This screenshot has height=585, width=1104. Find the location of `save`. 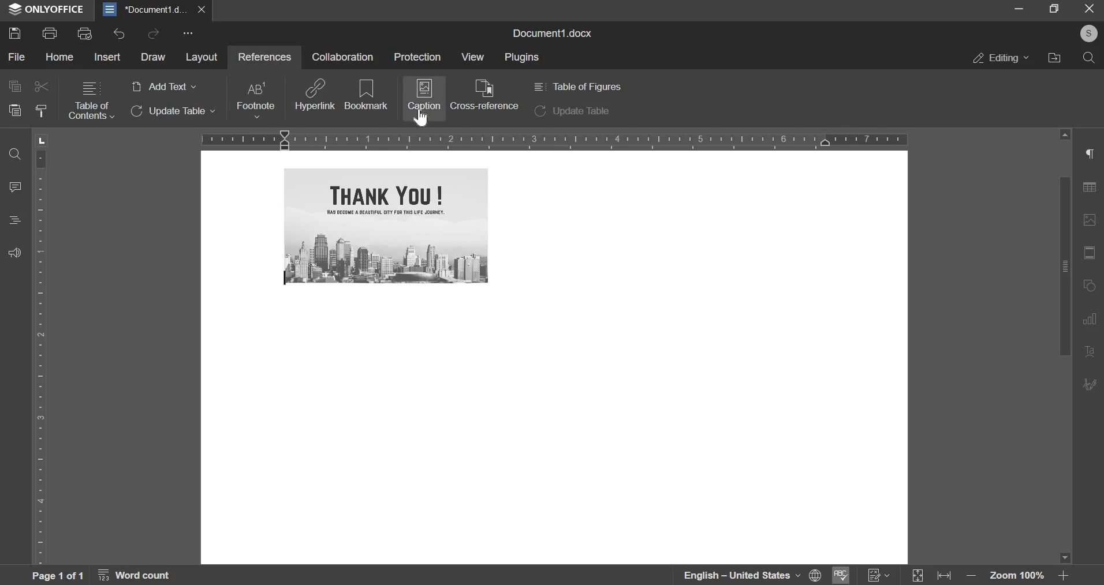

save is located at coordinates (14, 32).